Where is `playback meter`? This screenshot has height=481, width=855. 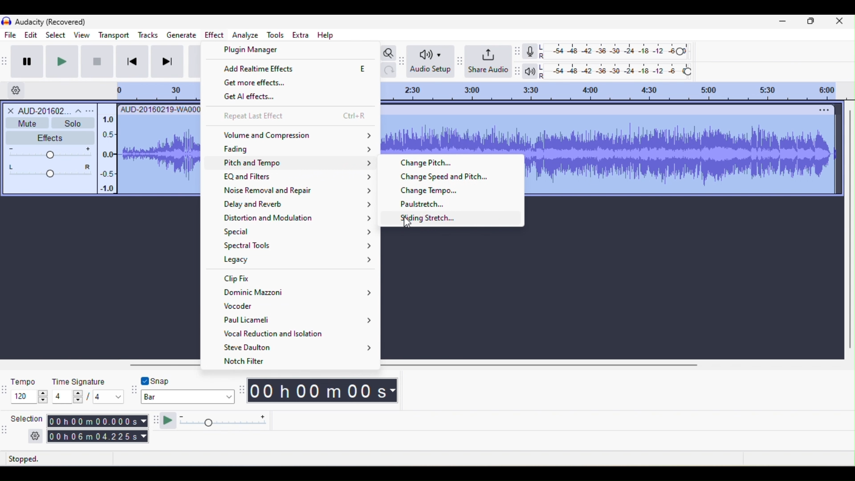
playback meter is located at coordinates (530, 73).